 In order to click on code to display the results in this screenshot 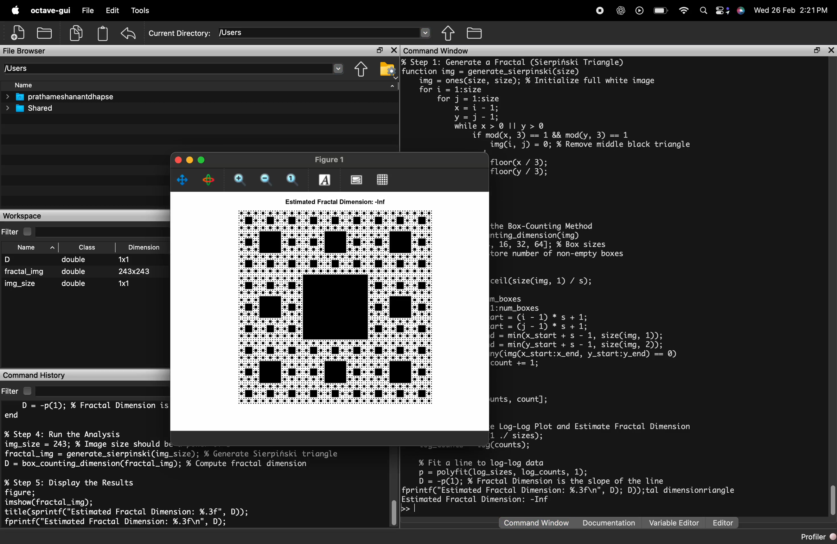, I will do `click(136, 504)`.